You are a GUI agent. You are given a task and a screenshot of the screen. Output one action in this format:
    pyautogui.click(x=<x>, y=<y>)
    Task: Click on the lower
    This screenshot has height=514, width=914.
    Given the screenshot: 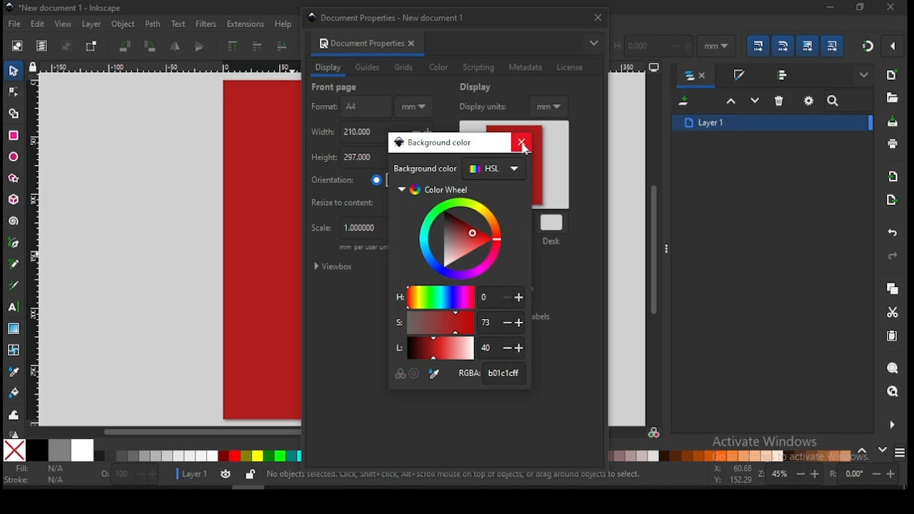 What is the action you would take?
    pyautogui.click(x=282, y=46)
    